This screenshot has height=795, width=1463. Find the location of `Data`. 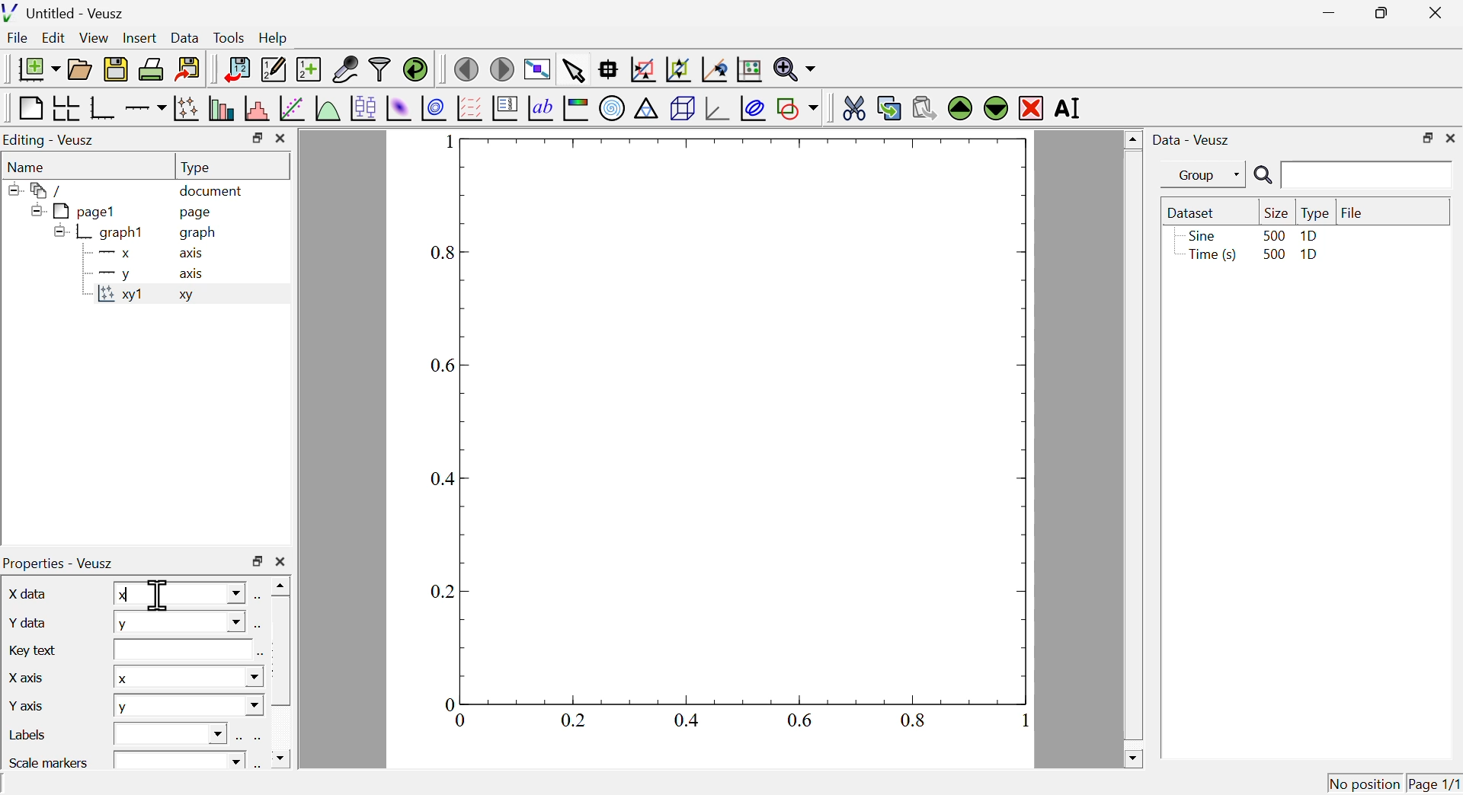

Data is located at coordinates (185, 36).